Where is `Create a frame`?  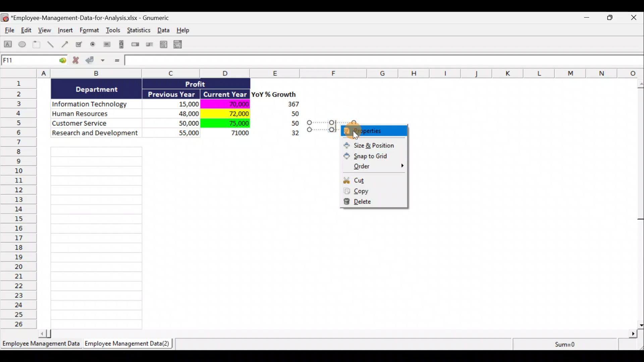
Create a frame is located at coordinates (37, 45).